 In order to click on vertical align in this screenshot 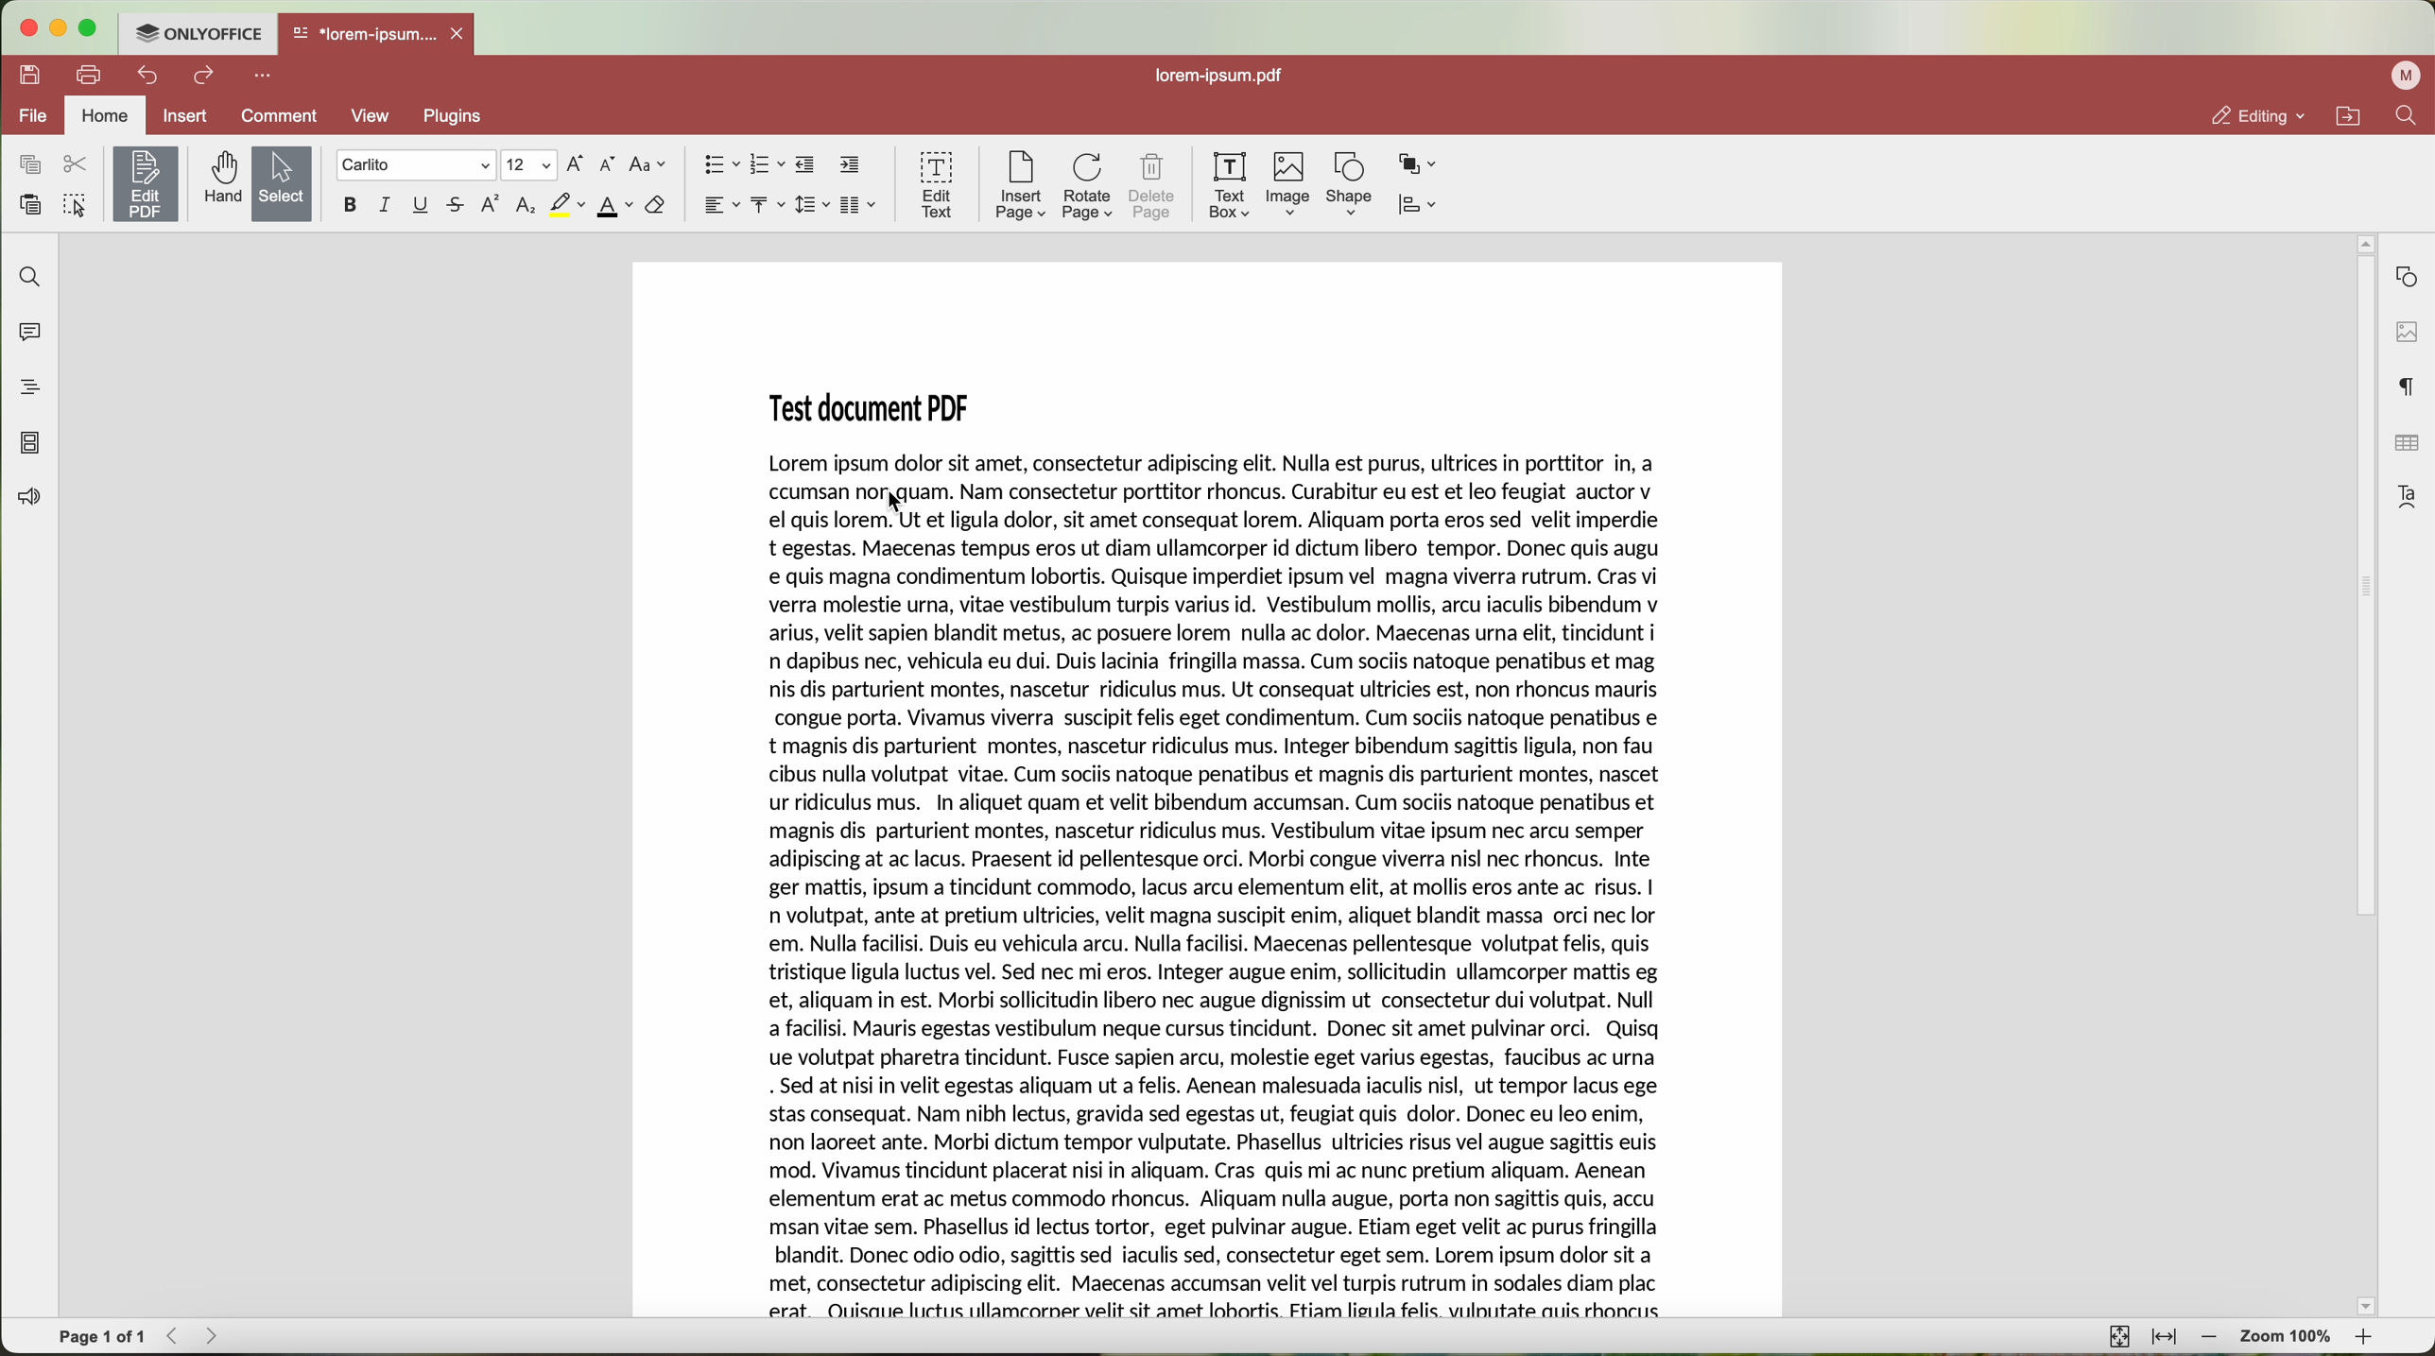, I will do `click(766, 202)`.